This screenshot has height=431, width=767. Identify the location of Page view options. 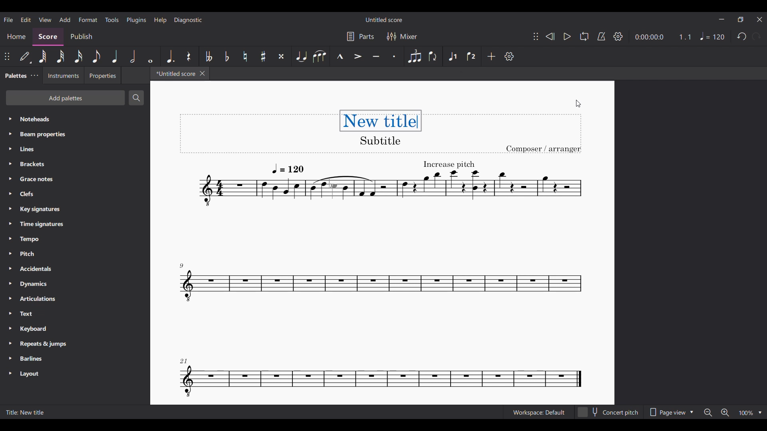
(670, 412).